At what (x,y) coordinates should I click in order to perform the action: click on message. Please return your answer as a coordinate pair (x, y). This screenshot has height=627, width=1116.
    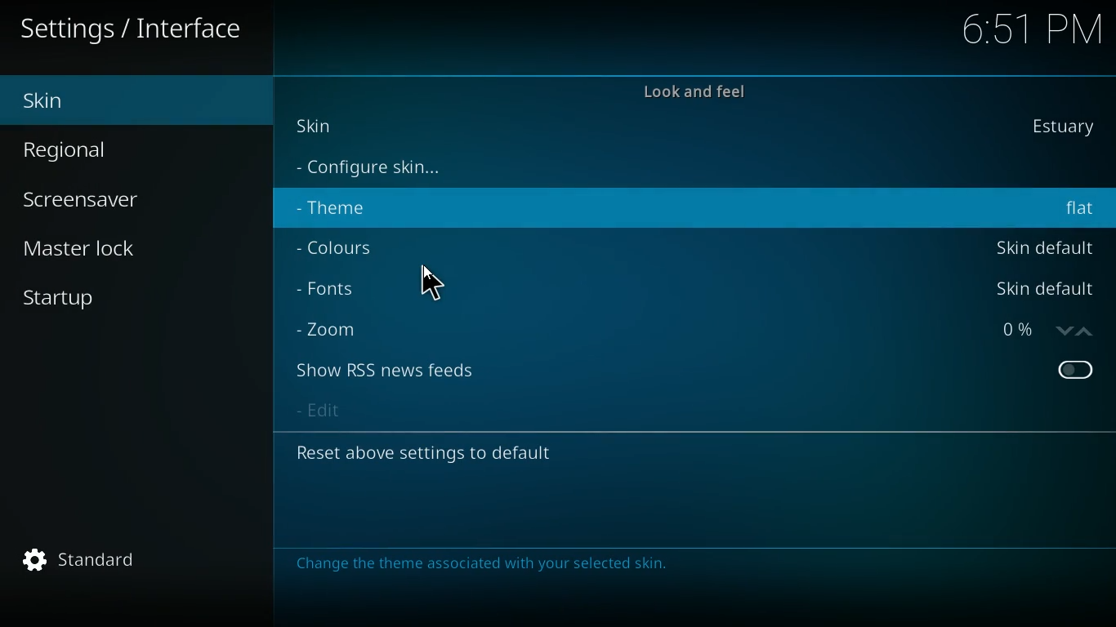
    Looking at the image, I should click on (480, 563).